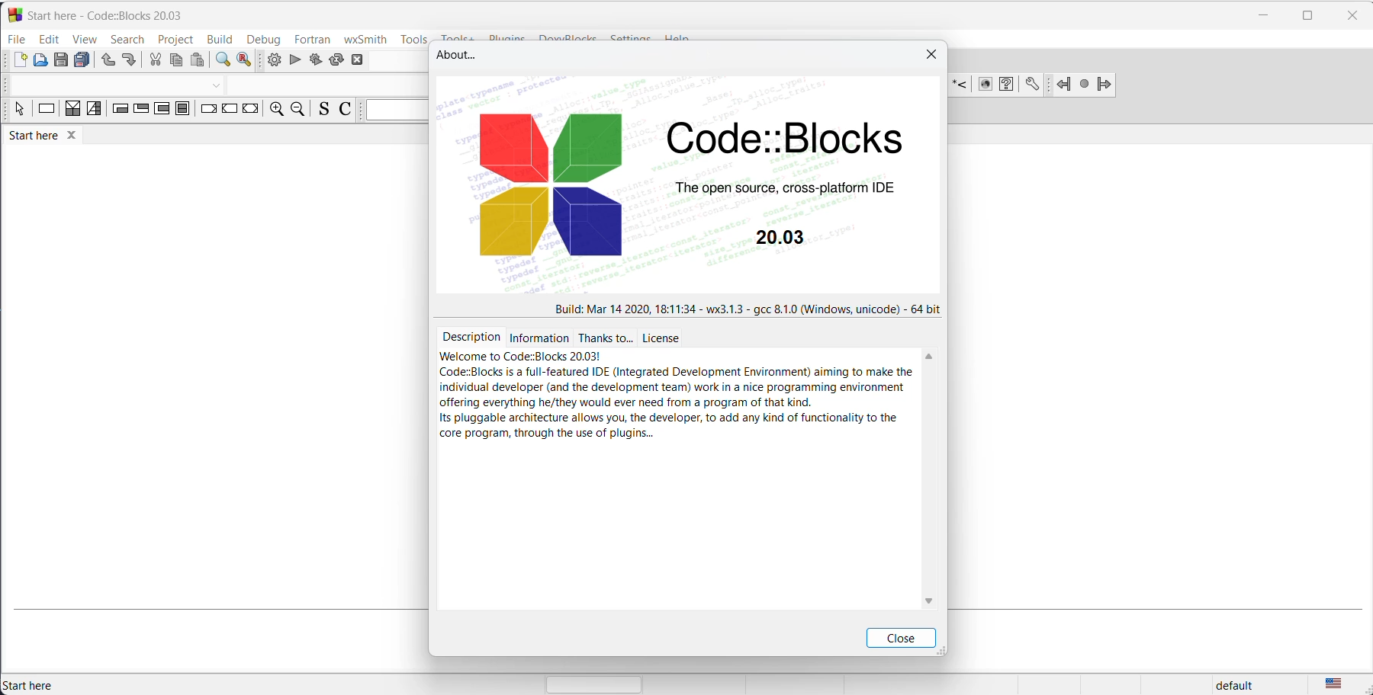  I want to click on Preferences, so click(1032, 85).